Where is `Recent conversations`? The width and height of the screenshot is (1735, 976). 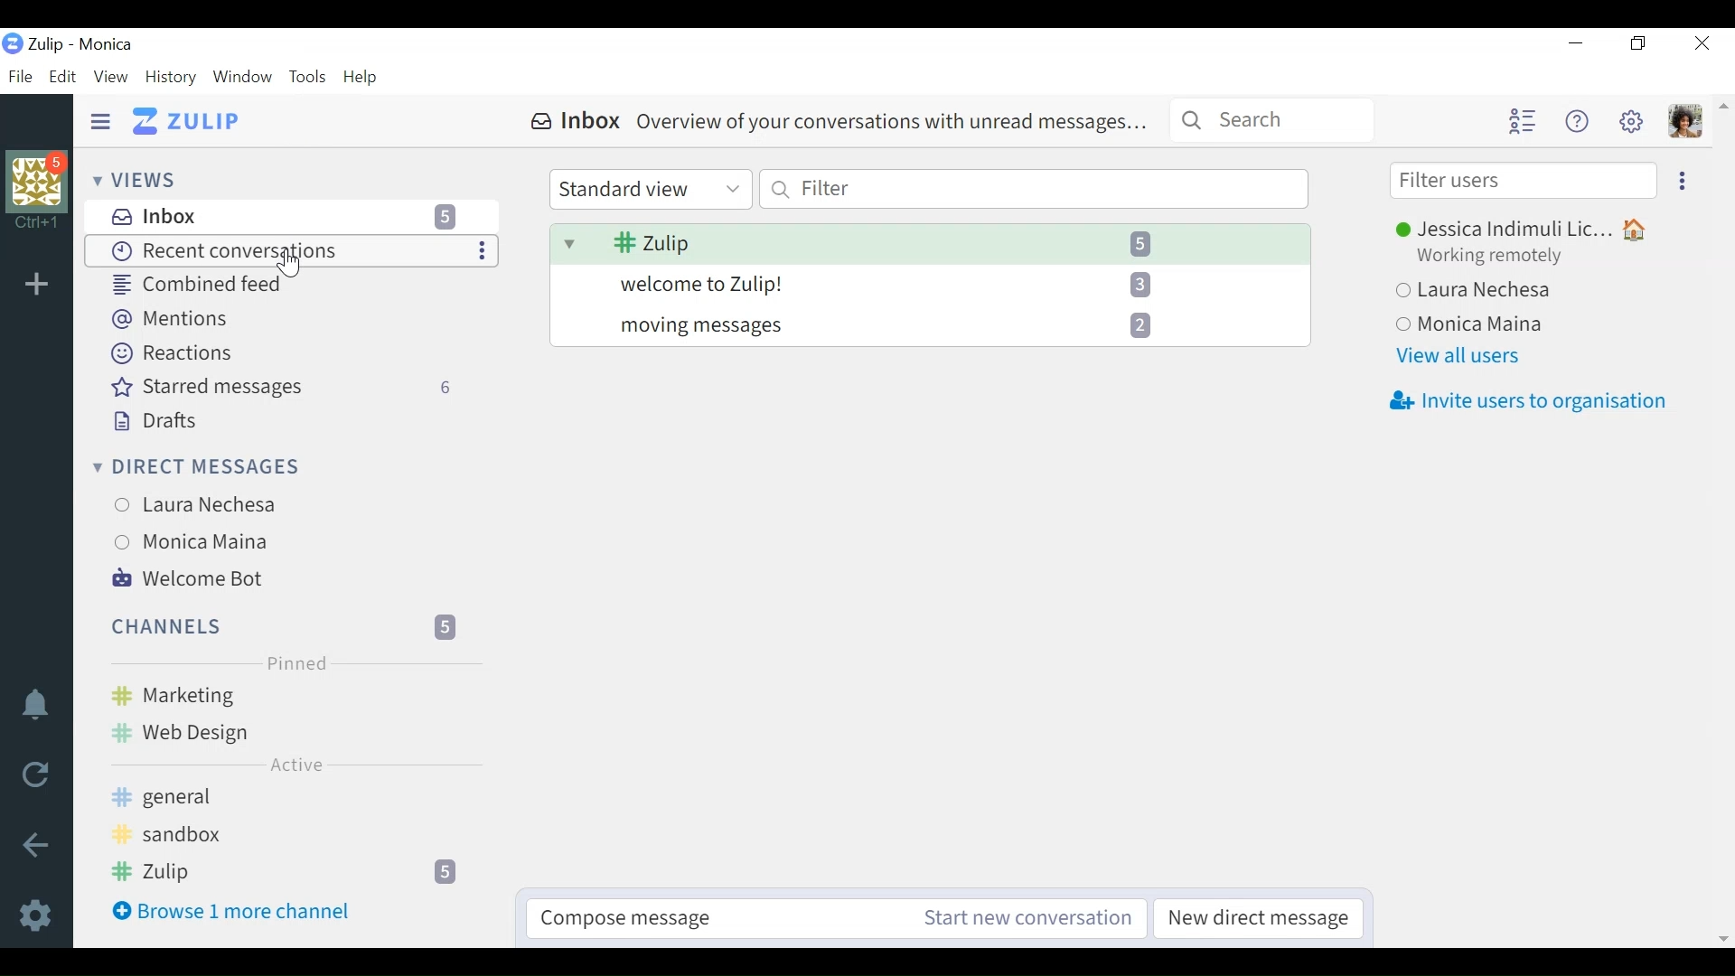 Recent conversations is located at coordinates (275, 251).